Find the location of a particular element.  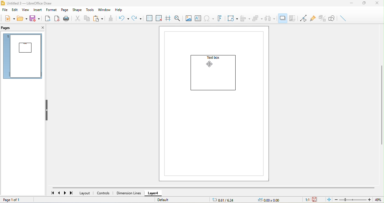

export directly as pdf is located at coordinates (57, 19).